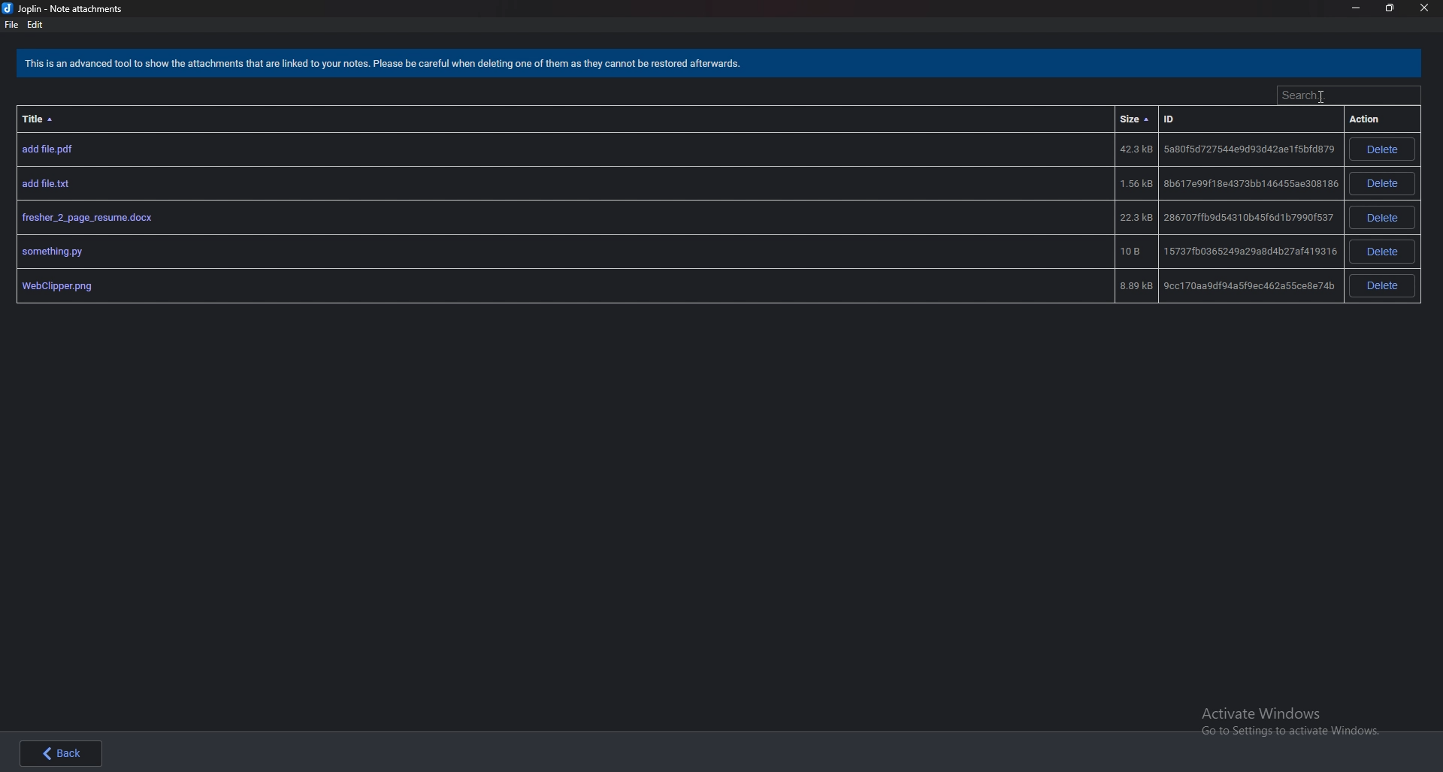 The height and width of the screenshot is (772, 1443). I want to click on delete, so click(1381, 184).